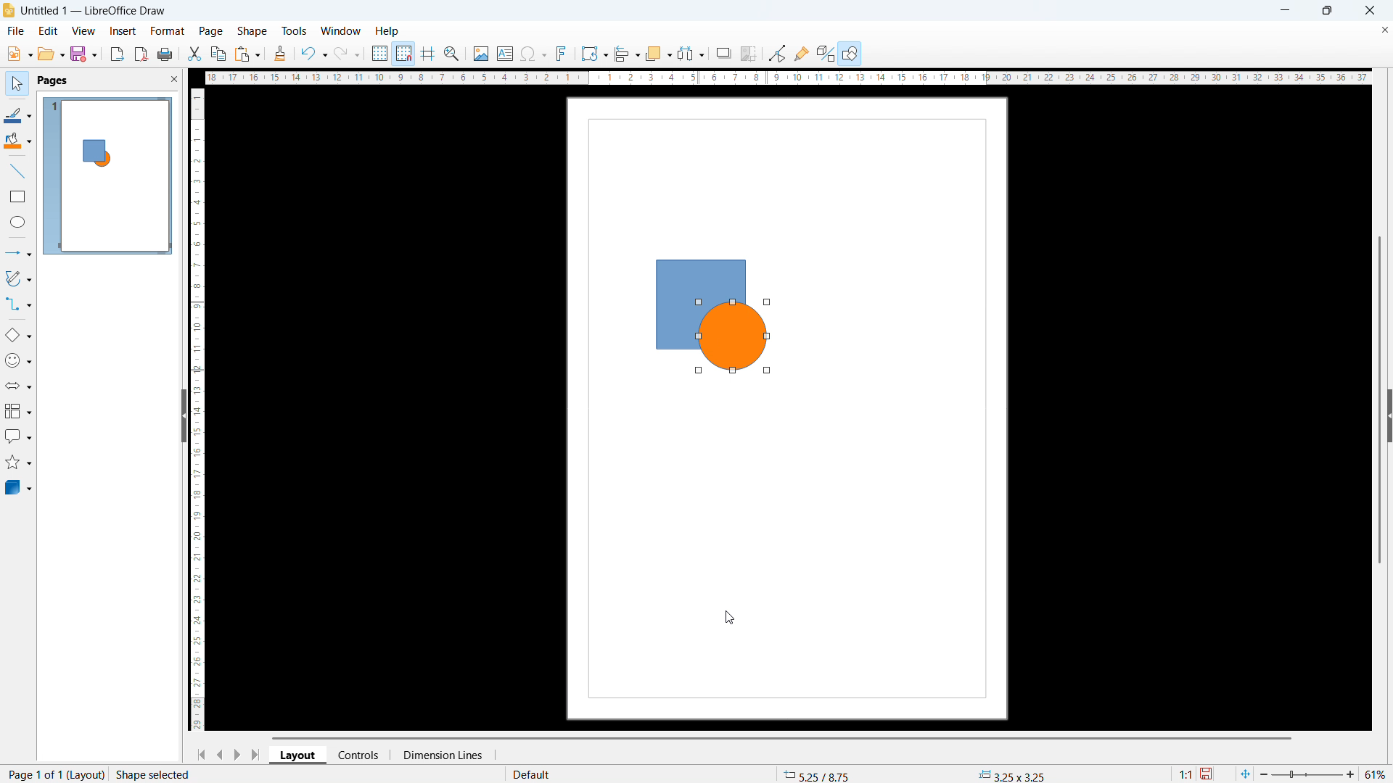 The image size is (1393, 783). Describe the element at coordinates (530, 774) in the screenshot. I see `default page style` at that location.